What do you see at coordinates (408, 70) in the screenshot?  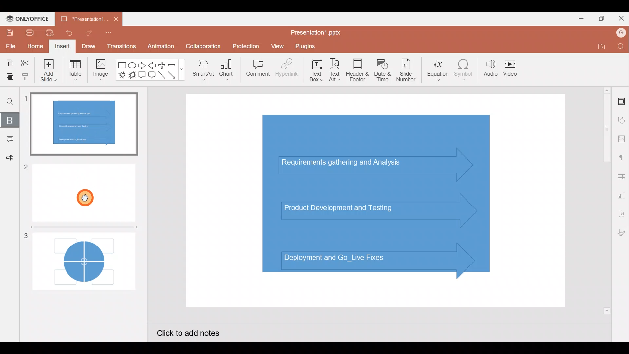 I see `Slide number` at bounding box center [408, 70].